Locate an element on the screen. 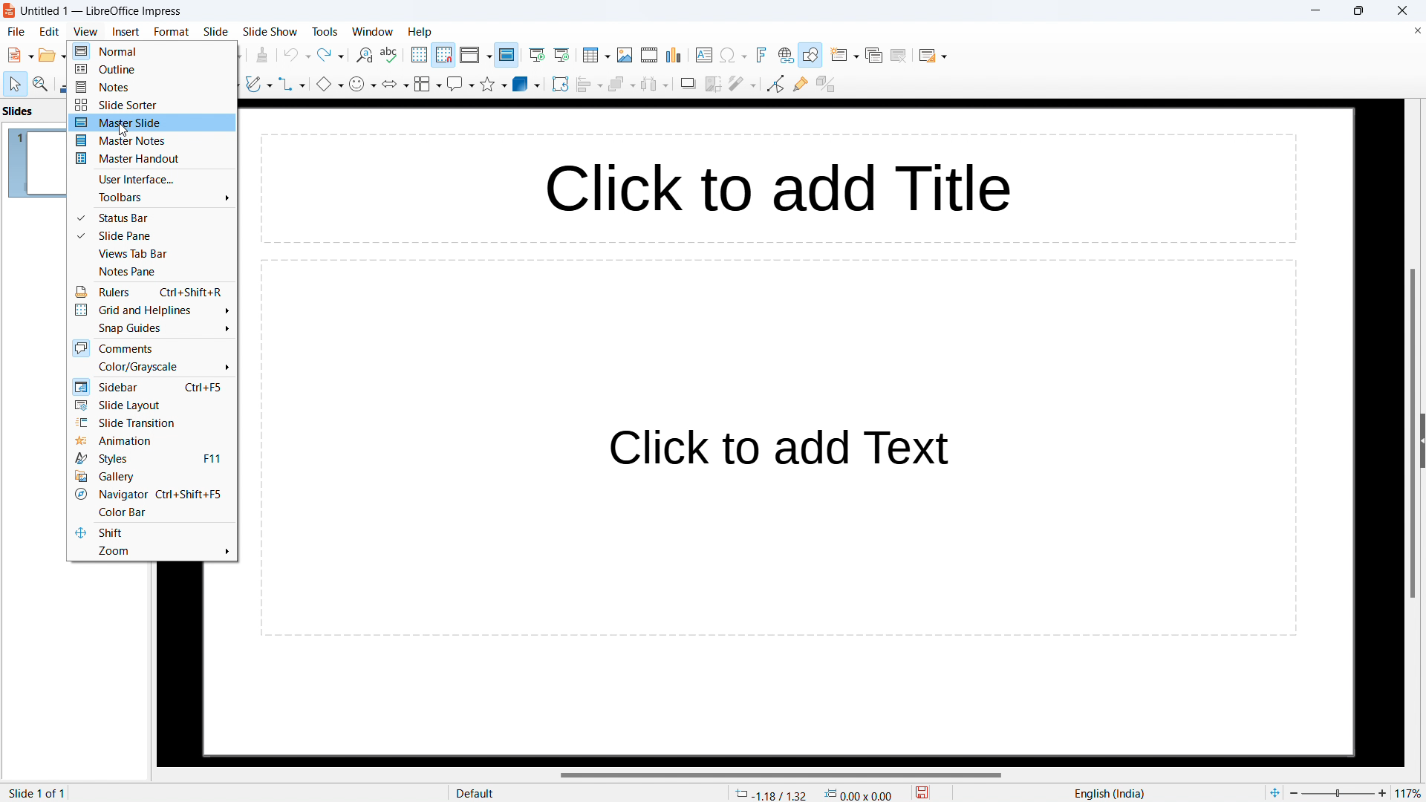 The width and height of the screenshot is (1426, 802). navigator is located at coordinates (152, 494).